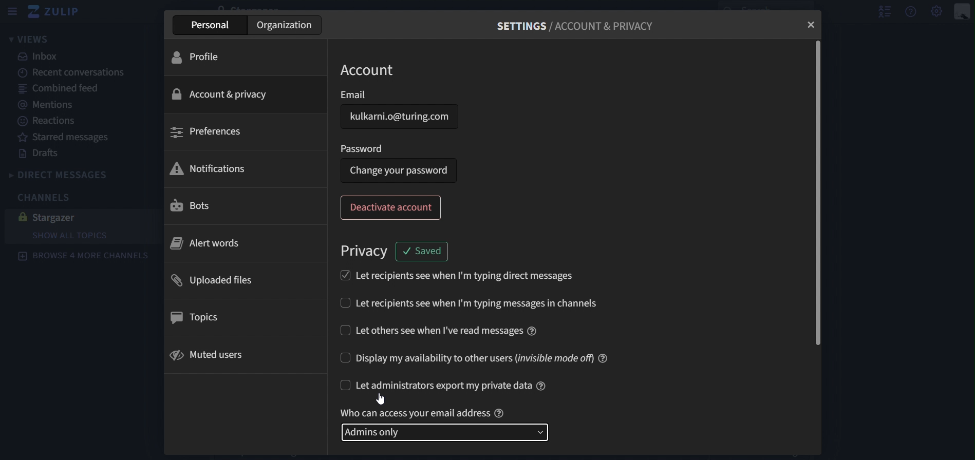 The height and width of the screenshot is (460, 975). I want to click on starred messages, so click(69, 138).